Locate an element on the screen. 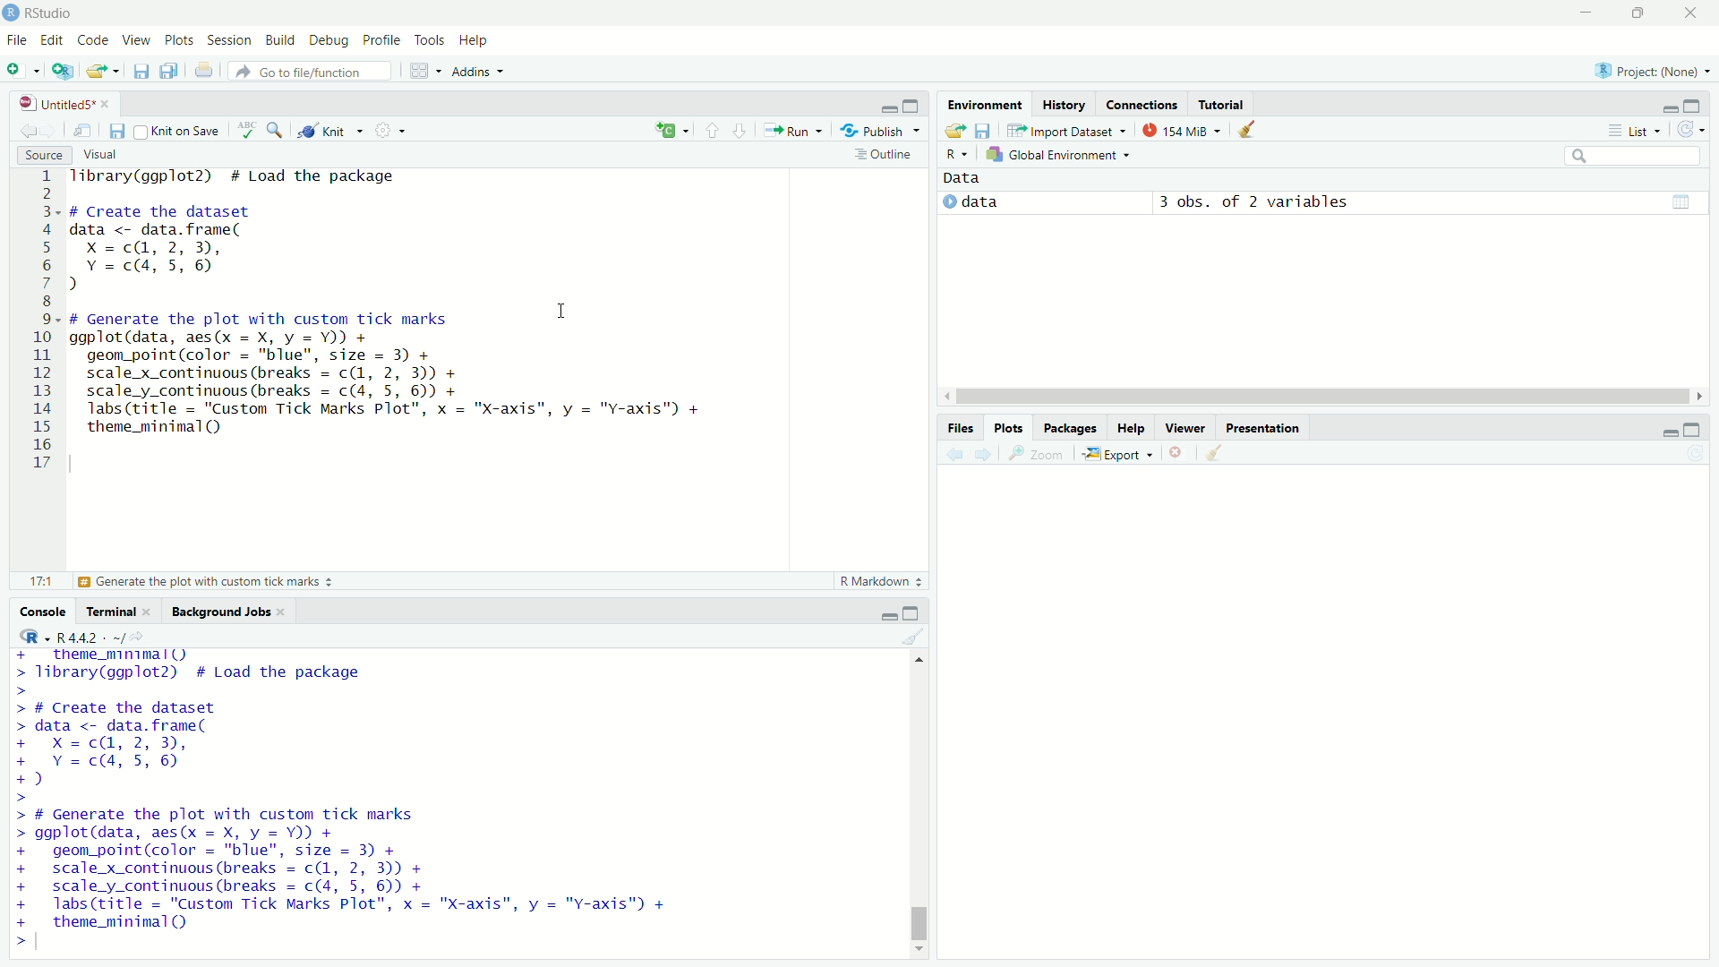 Image resolution: width=1719 pixels, height=967 pixels. visual is located at coordinates (104, 155).